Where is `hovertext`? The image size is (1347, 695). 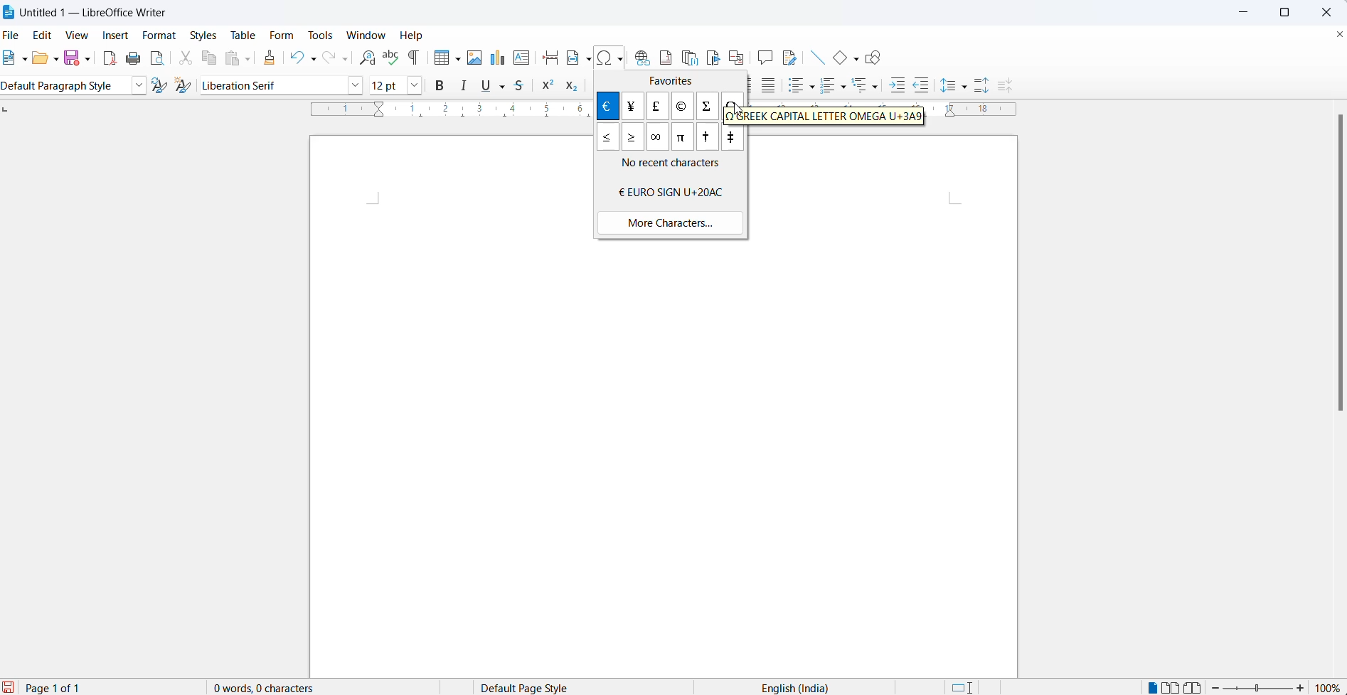 hovertext is located at coordinates (825, 117).